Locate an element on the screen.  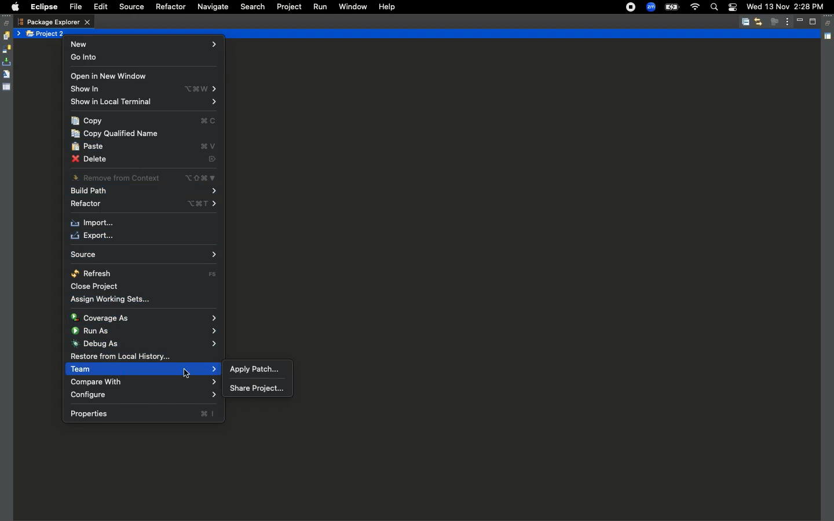
Collapse all is located at coordinates (745, 23).